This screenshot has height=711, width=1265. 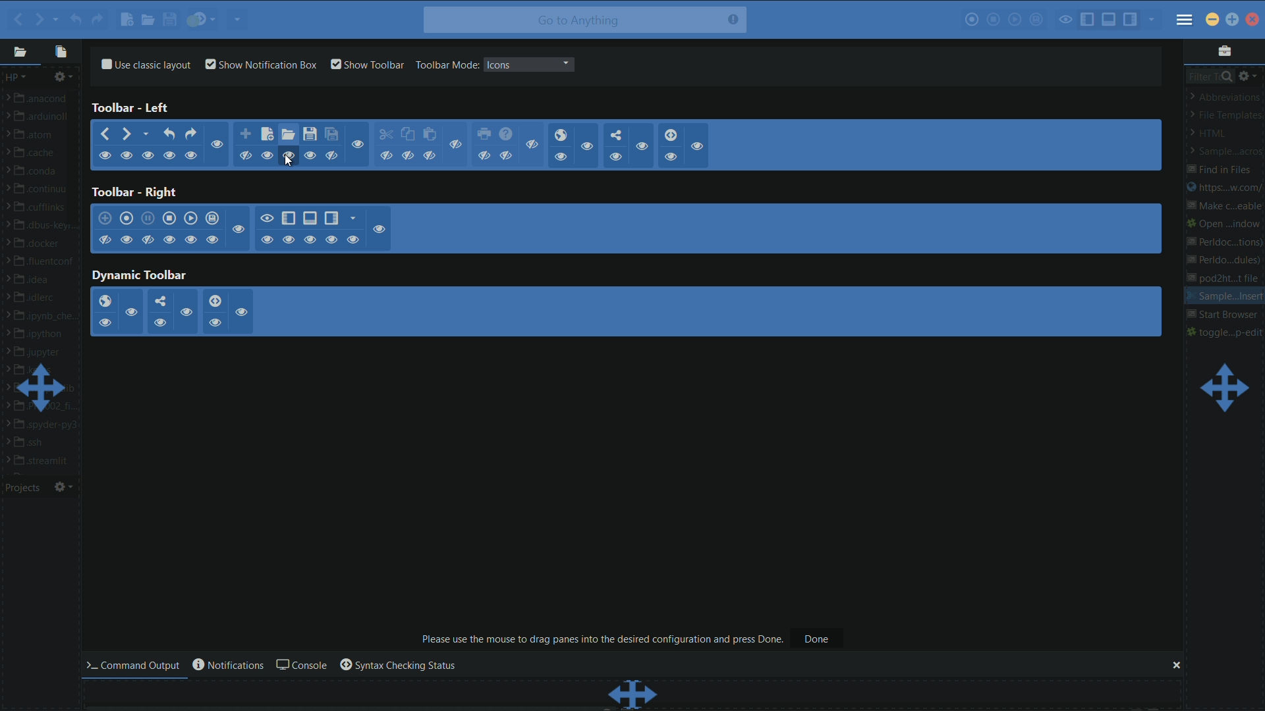 What do you see at coordinates (331, 134) in the screenshot?
I see `save all files` at bounding box center [331, 134].